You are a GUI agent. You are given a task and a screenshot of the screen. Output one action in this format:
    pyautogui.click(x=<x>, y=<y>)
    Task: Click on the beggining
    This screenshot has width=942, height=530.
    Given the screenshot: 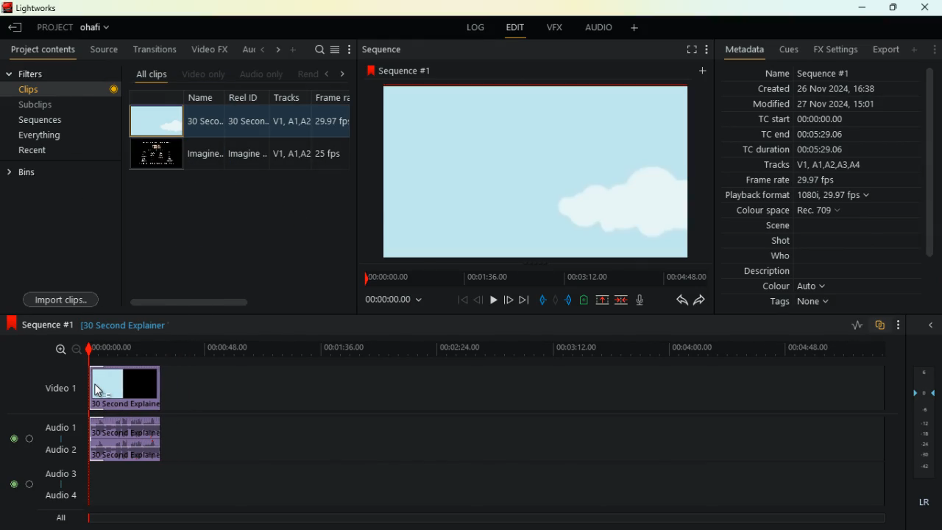 What is the action you would take?
    pyautogui.click(x=459, y=300)
    